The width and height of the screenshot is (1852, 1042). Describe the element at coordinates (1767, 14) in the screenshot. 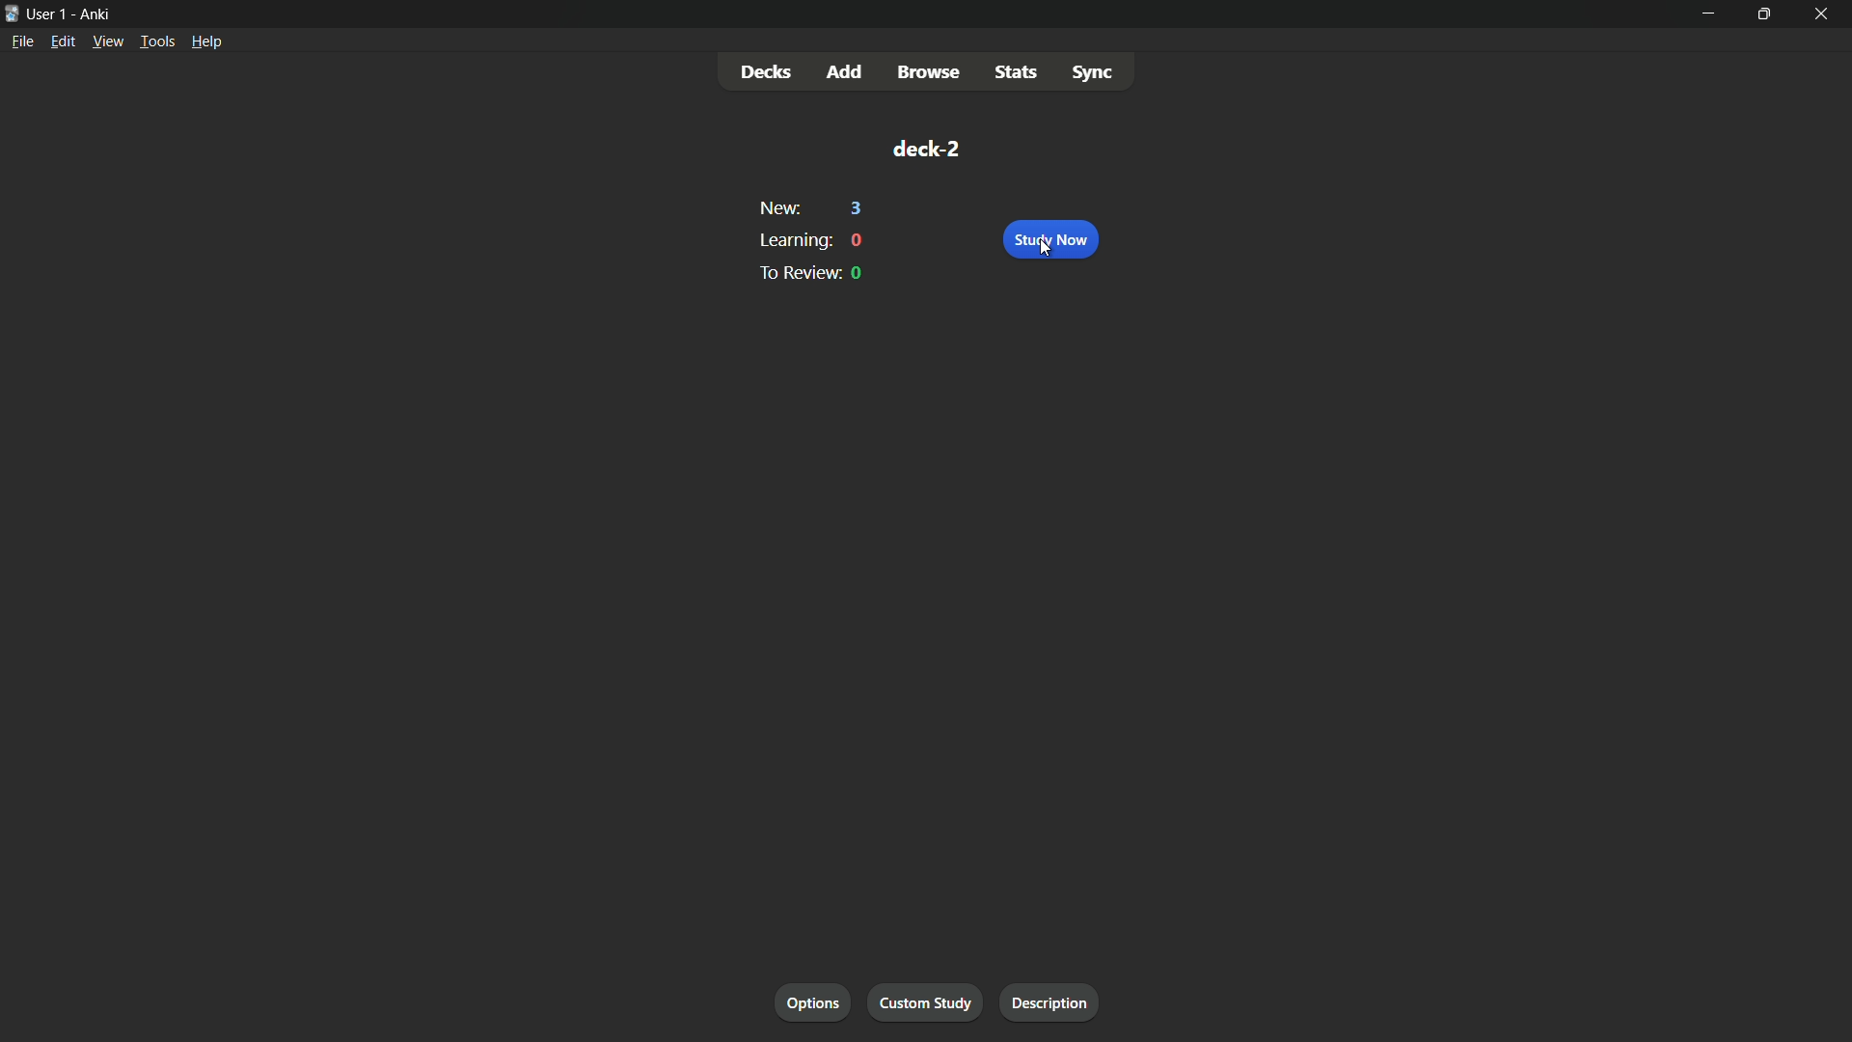

I see `maximize` at that location.